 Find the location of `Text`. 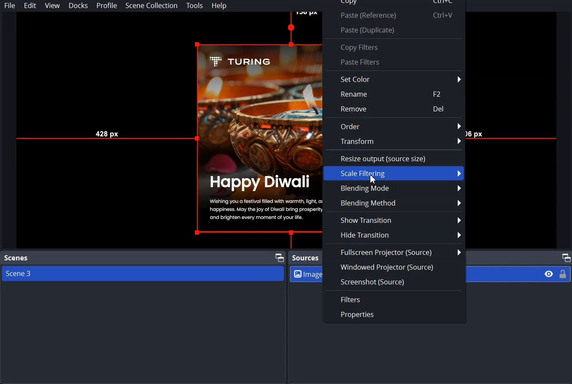

Text is located at coordinates (16, 258).